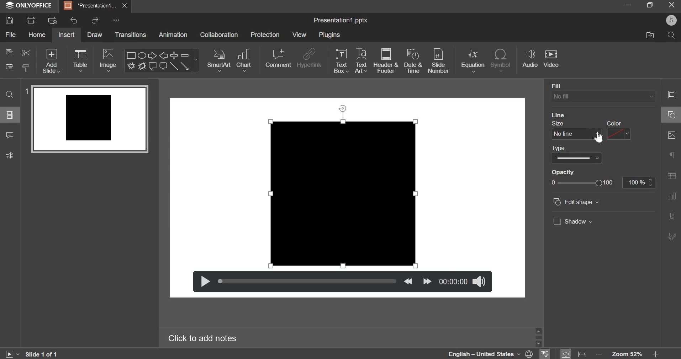  Describe the element at coordinates (650, 5) in the screenshot. I see `maximize` at that location.